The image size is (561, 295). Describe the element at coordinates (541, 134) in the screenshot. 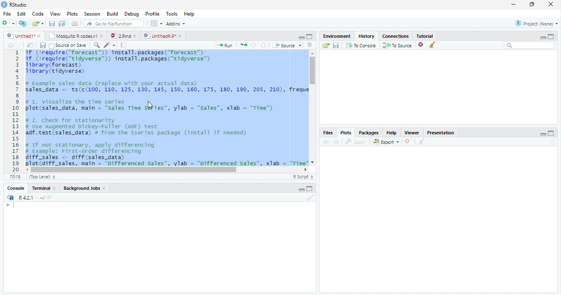

I see `Minimize` at that location.